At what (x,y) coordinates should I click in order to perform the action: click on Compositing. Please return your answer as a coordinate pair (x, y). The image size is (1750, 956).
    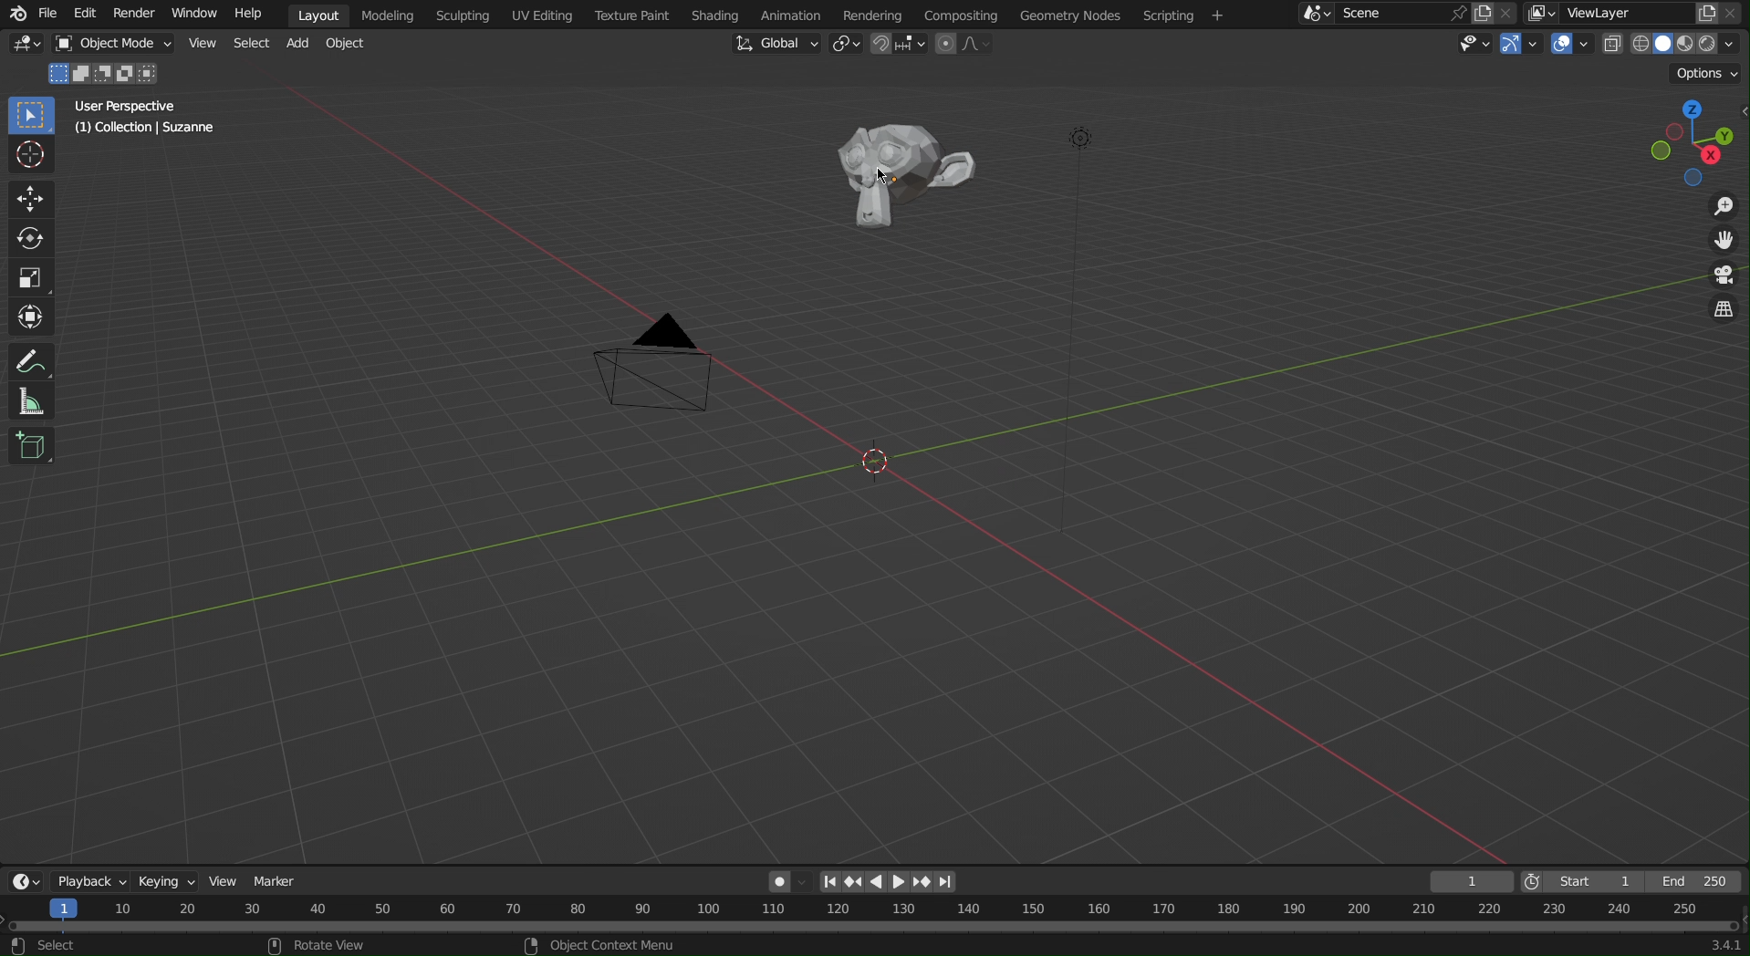
    Looking at the image, I should click on (961, 15).